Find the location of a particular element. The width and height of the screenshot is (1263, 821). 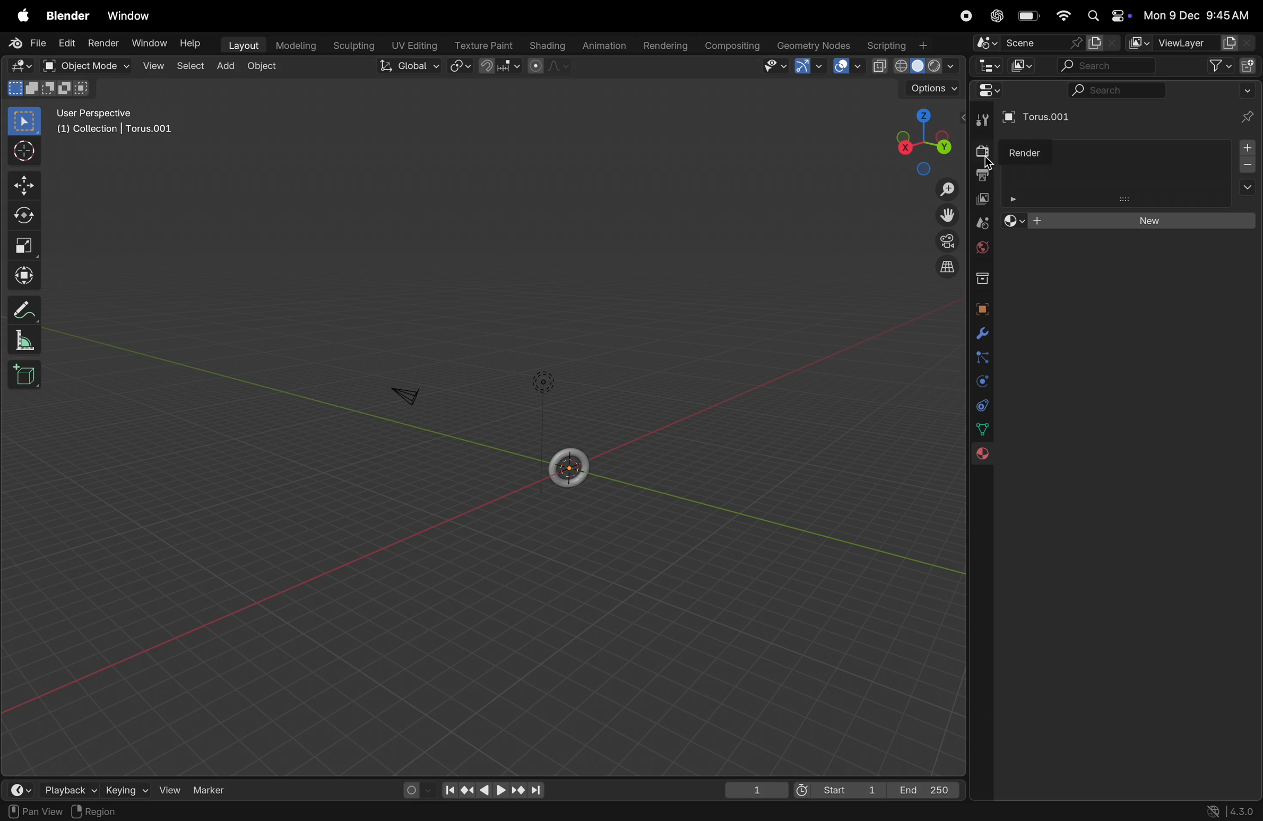

orthogonal view is located at coordinates (950, 270).